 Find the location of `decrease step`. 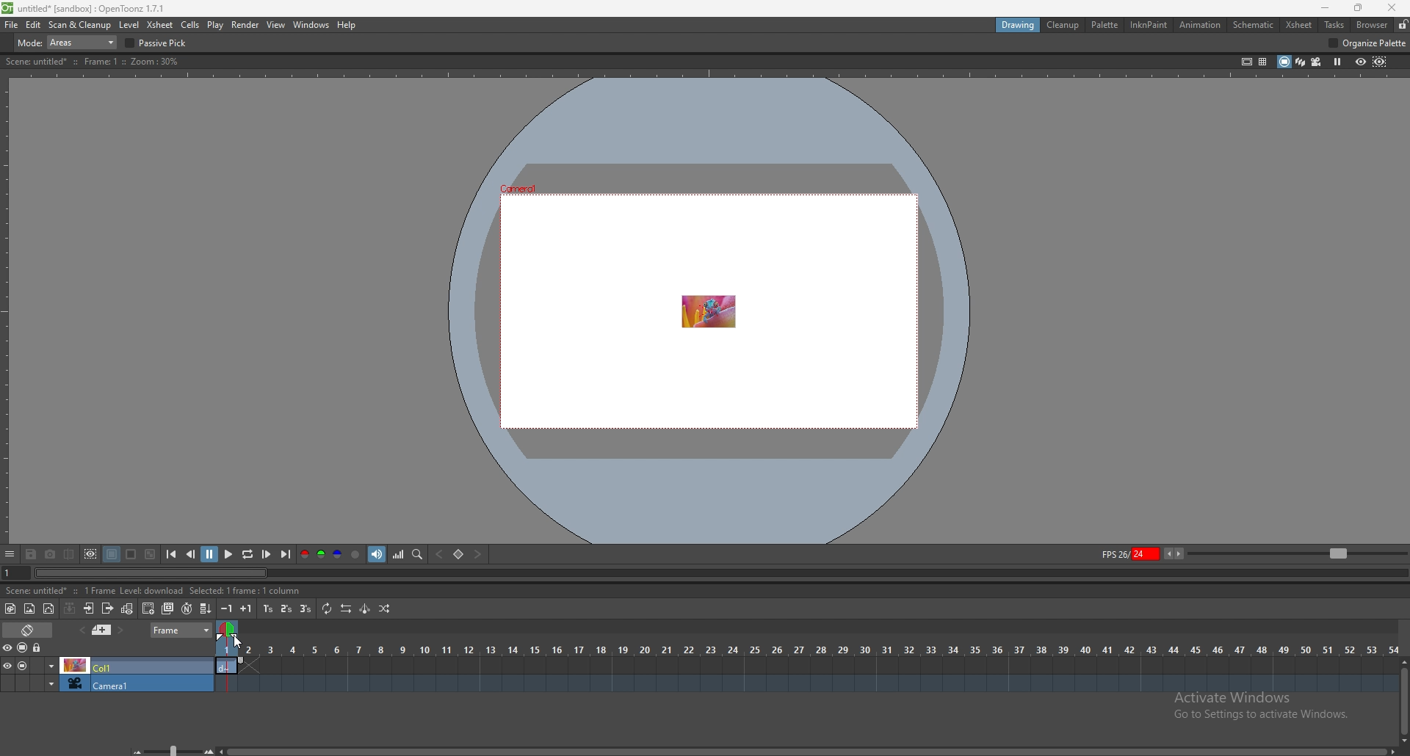

decrease step is located at coordinates (226, 608).